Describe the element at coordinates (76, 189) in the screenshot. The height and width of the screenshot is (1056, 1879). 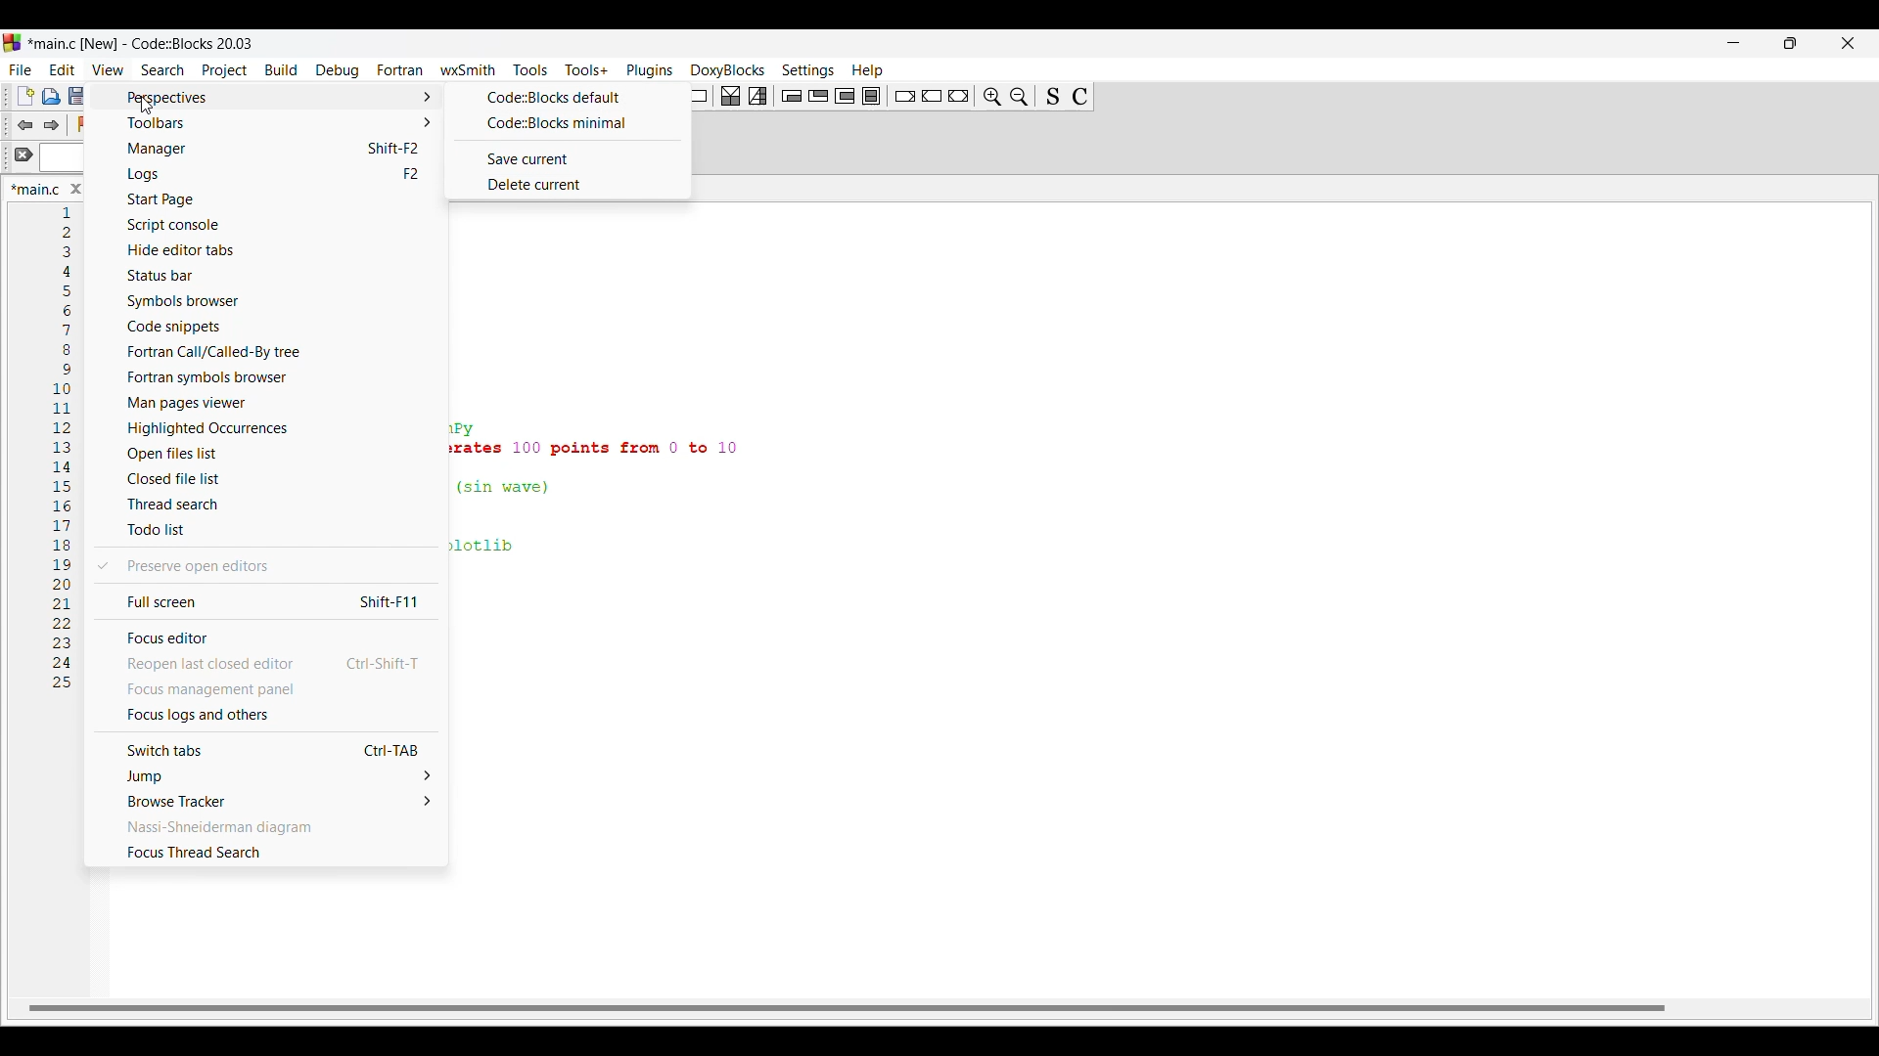
I see `Close` at that location.